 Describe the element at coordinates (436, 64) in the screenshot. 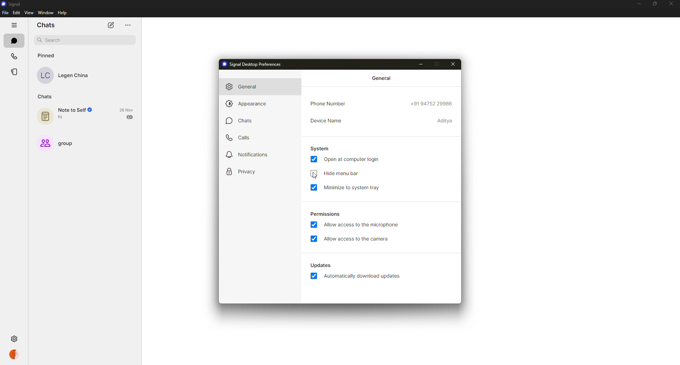

I see `maximize` at that location.